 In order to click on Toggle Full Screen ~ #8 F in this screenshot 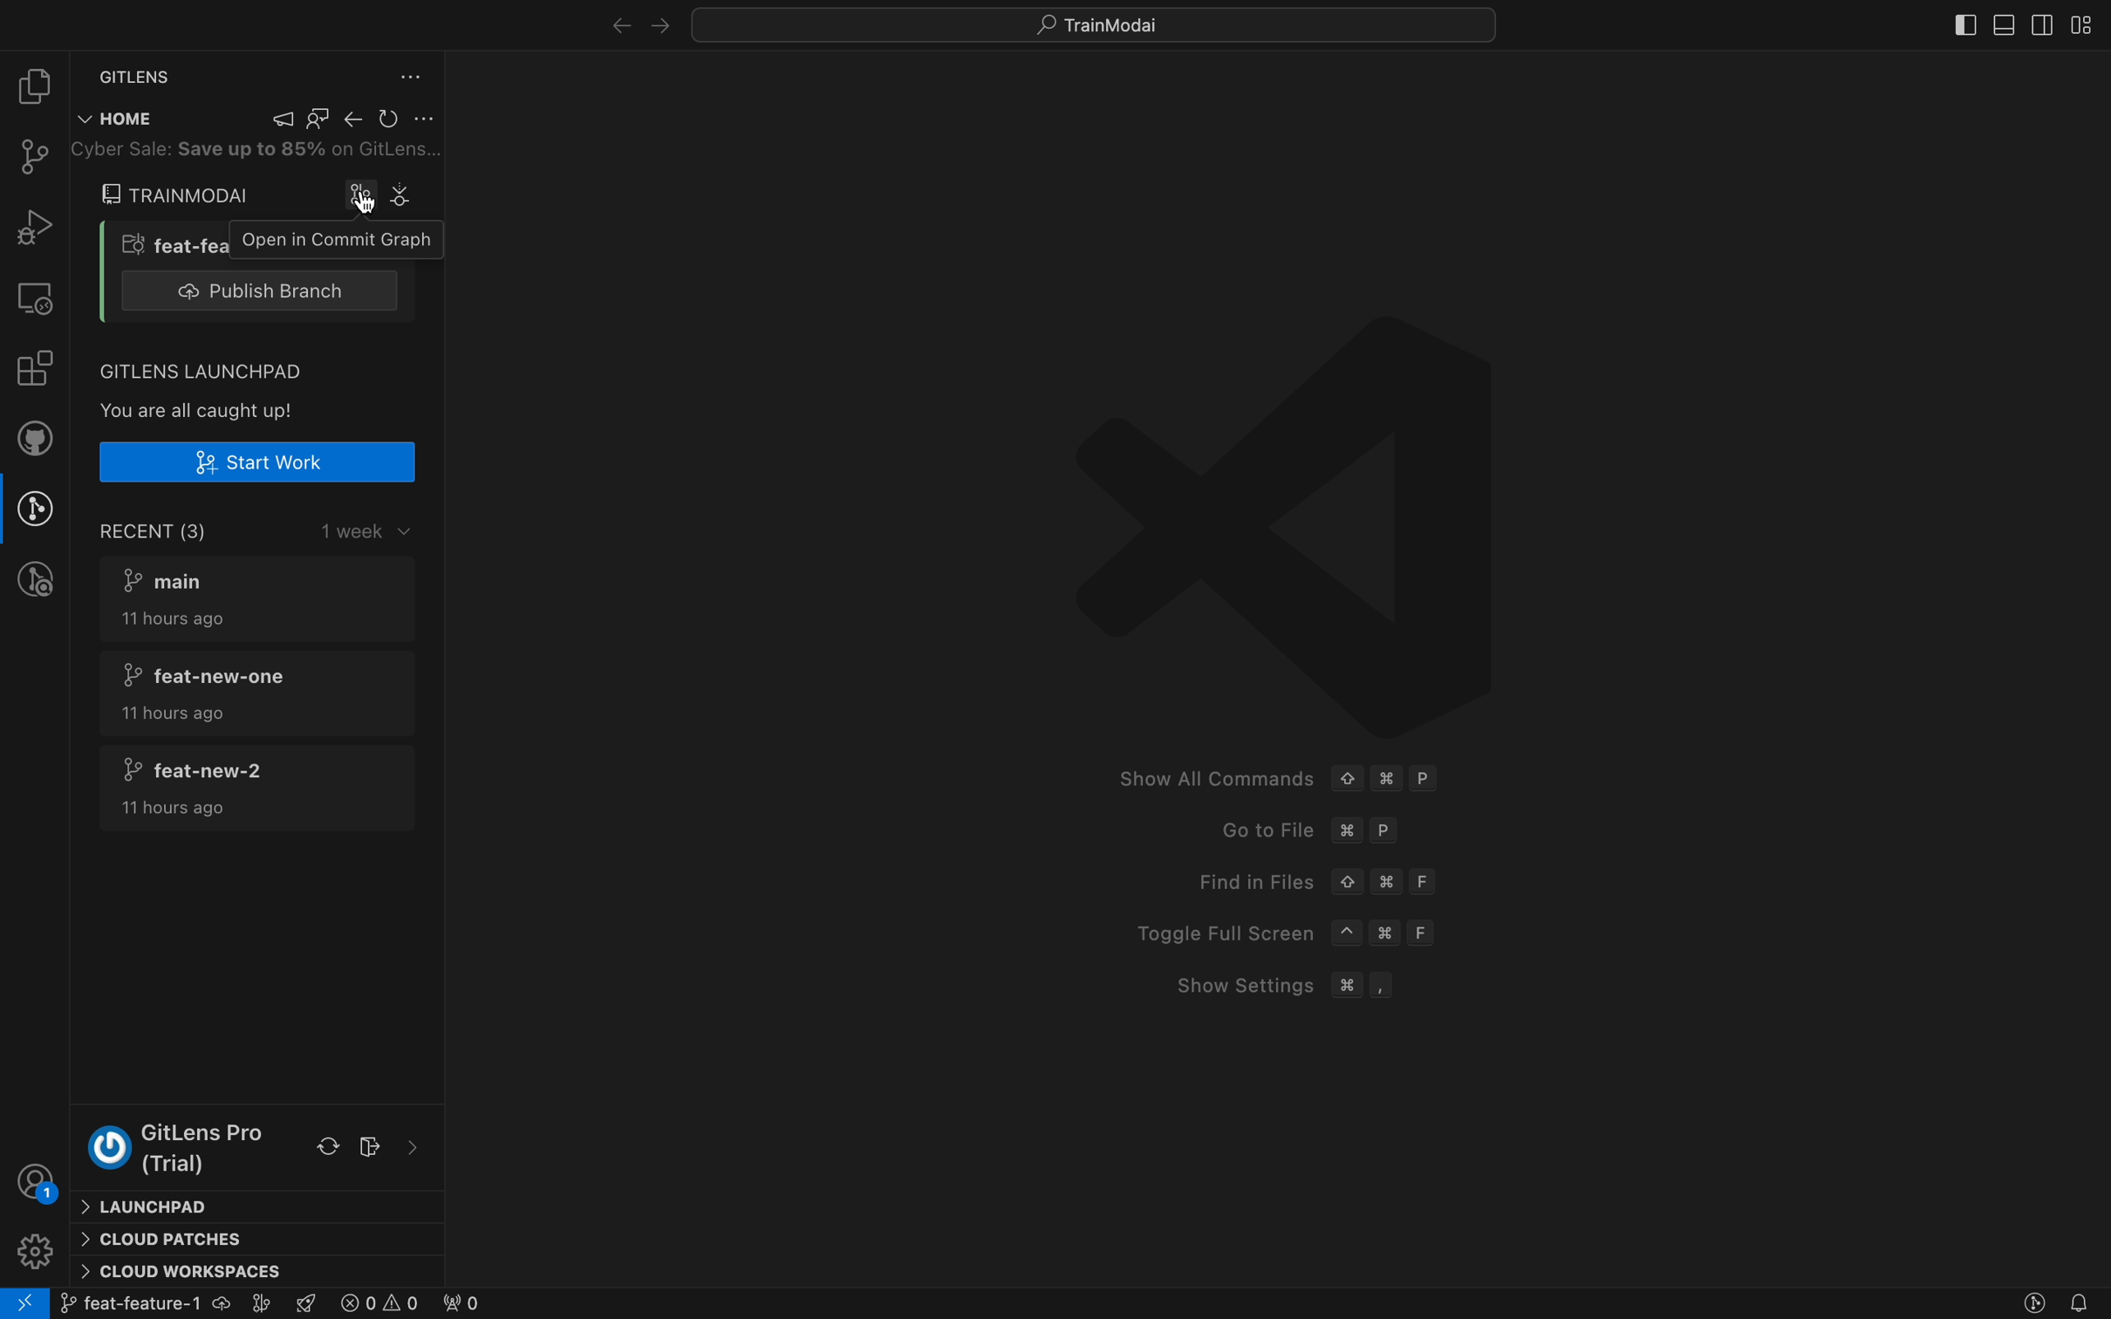, I will do `click(1281, 932)`.